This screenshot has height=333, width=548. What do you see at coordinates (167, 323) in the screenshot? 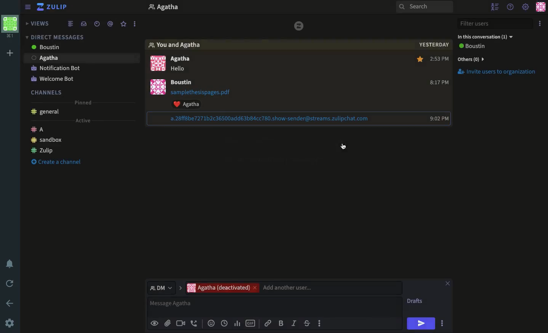
I see `File attachment` at bounding box center [167, 323].